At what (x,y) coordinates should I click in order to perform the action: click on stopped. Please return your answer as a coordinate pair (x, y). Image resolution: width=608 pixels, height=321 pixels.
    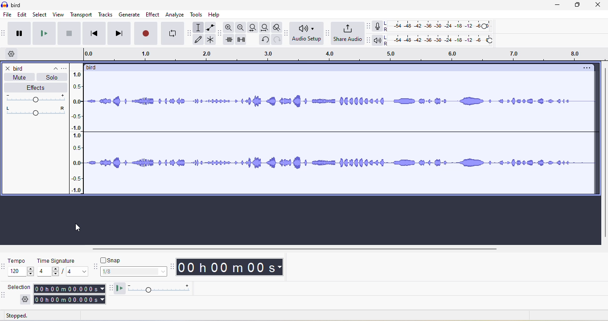
    Looking at the image, I should click on (26, 316).